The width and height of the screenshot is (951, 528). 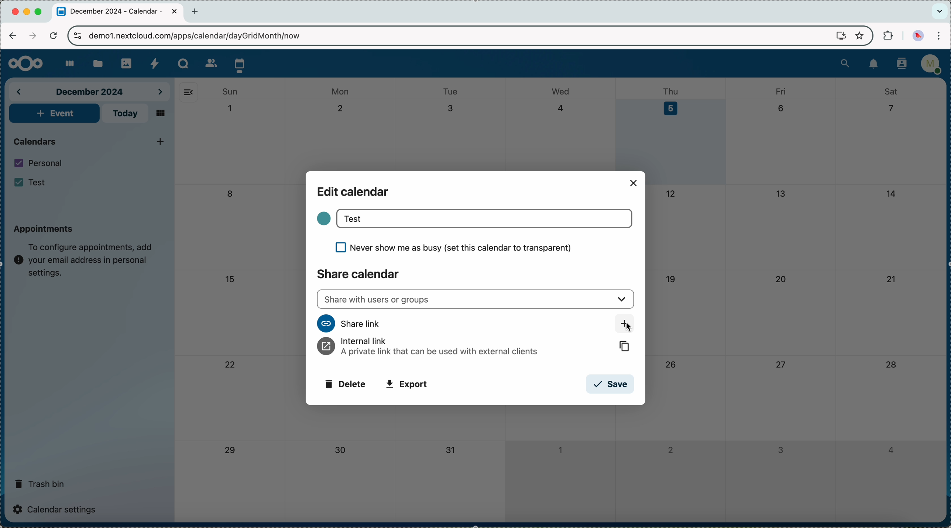 What do you see at coordinates (477, 299) in the screenshot?
I see `share with users or groups` at bounding box center [477, 299].